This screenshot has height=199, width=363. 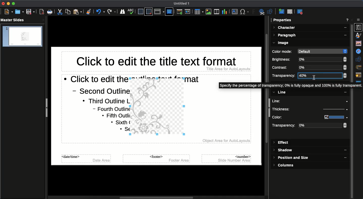 What do you see at coordinates (310, 36) in the screenshot?
I see `Paragraph` at bounding box center [310, 36].